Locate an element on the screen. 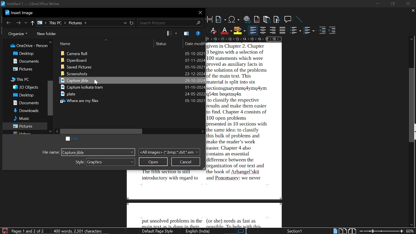 This screenshot has width=416, height=234. music is located at coordinates (26, 118).